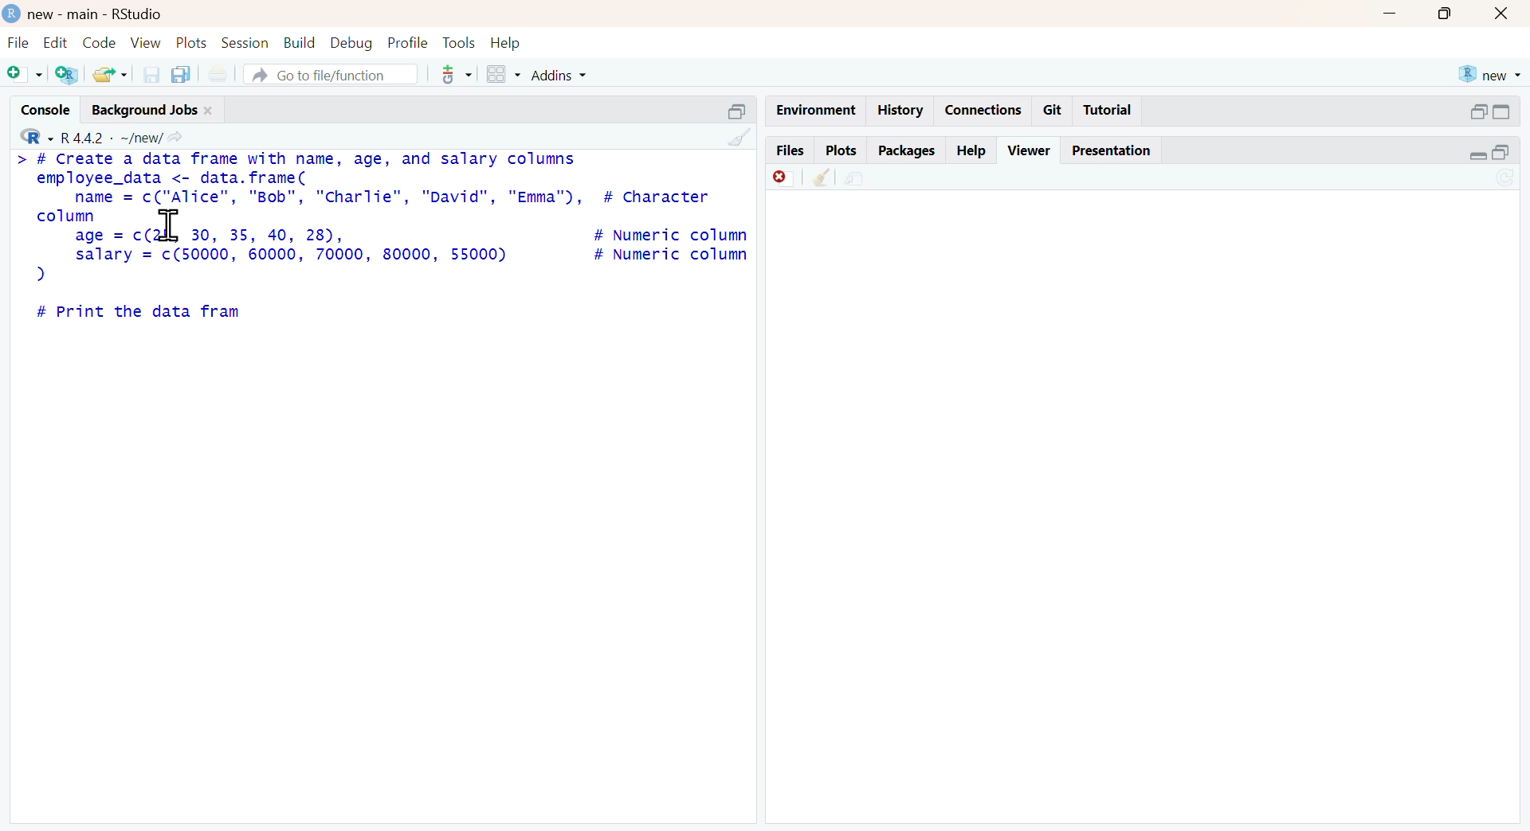 Image resolution: width=1530 pixels, height=831 pixels. Describe the element at coordinates (1399, 16) in the screenshot. I see `minimize` at that location.